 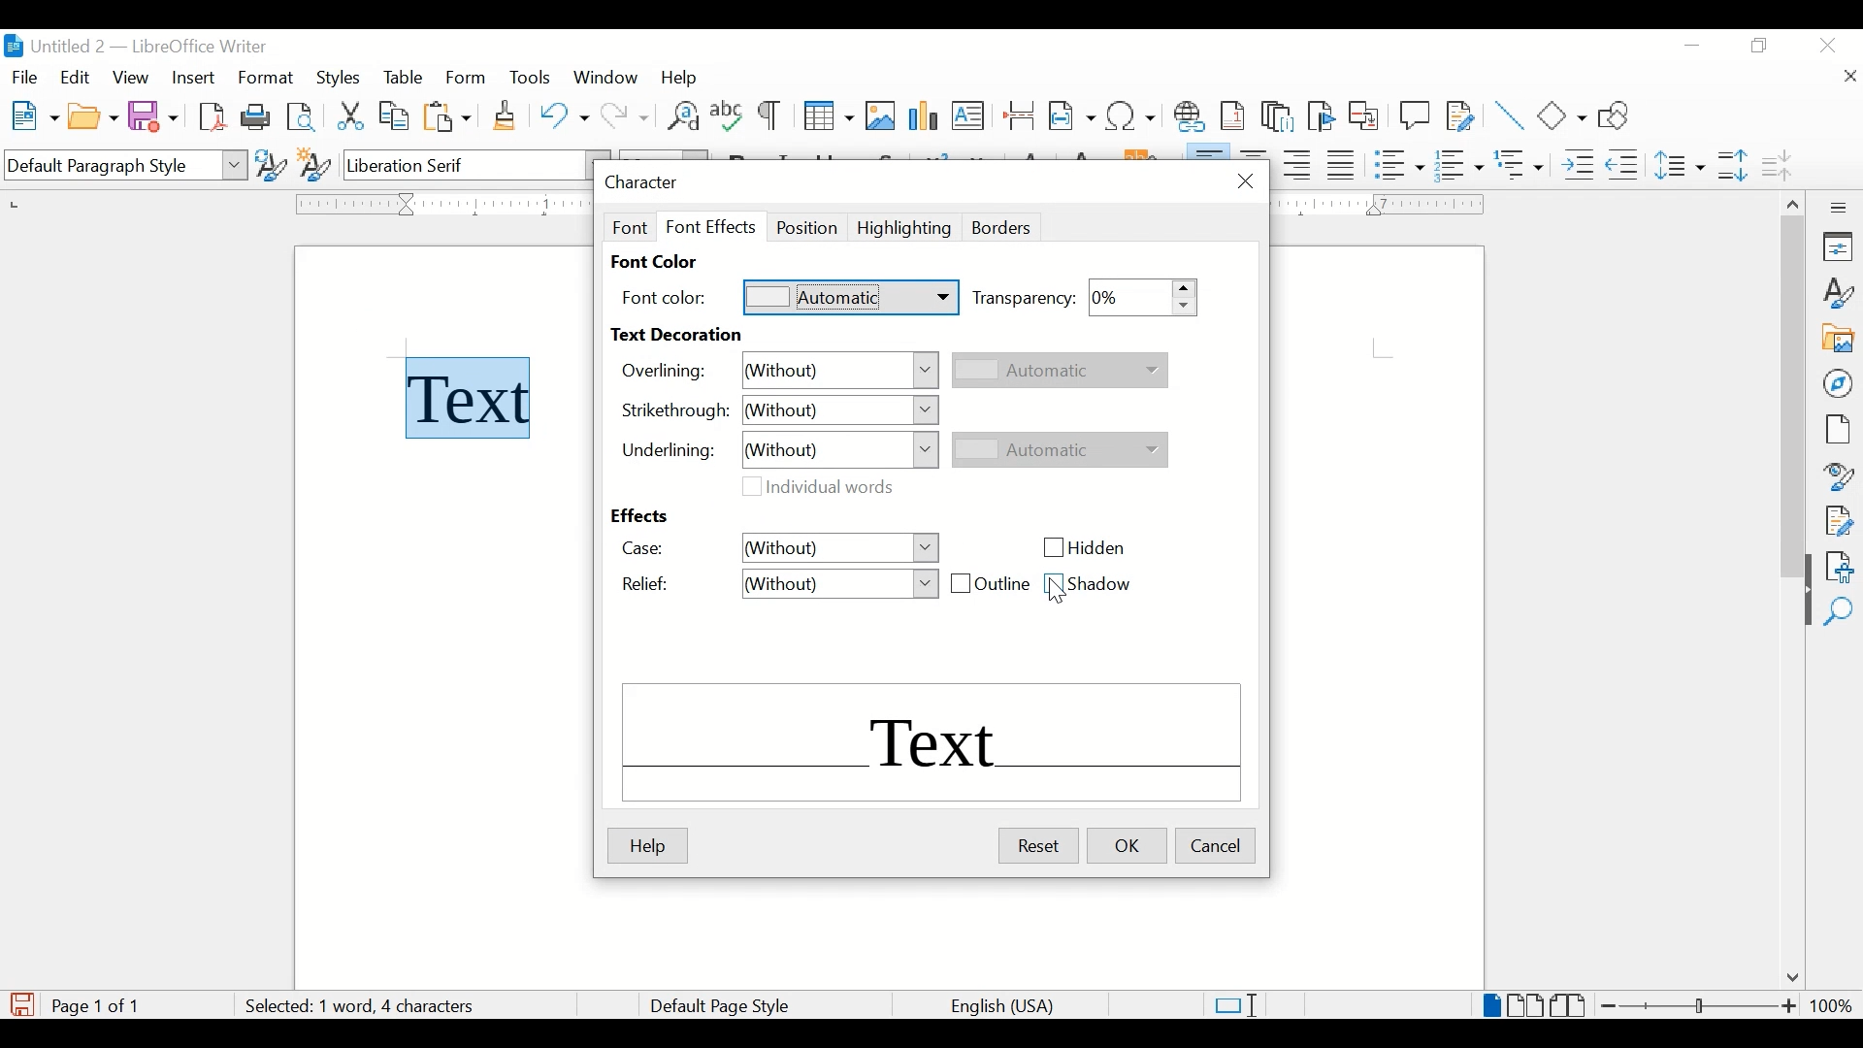 I want to click on export directly as pdf, so click(x=215, y=117).